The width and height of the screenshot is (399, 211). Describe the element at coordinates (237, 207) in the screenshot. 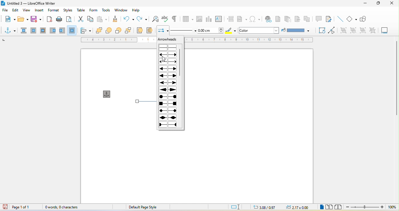

I see `standard selection` at that location.